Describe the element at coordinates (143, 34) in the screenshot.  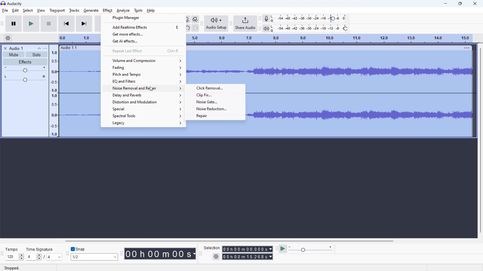
I see `get more effects` at that location.